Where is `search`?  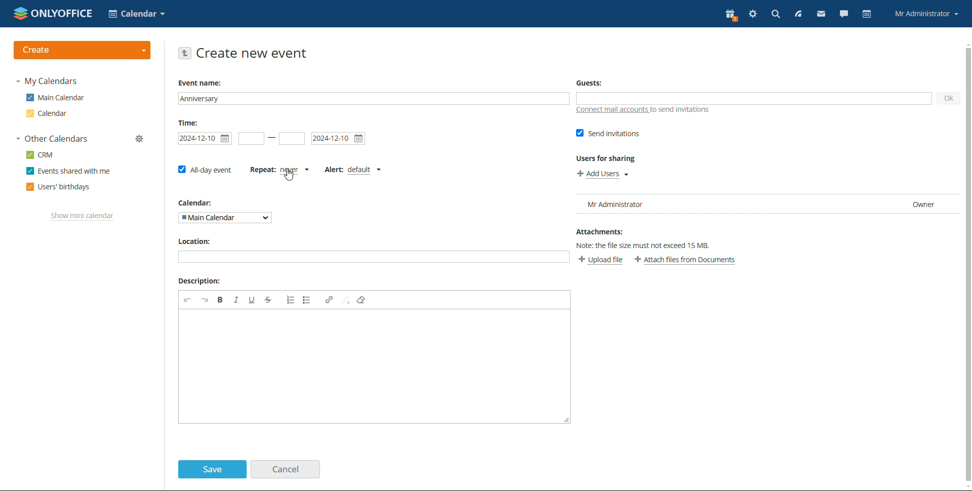 search is located at coordinates (774, 14).